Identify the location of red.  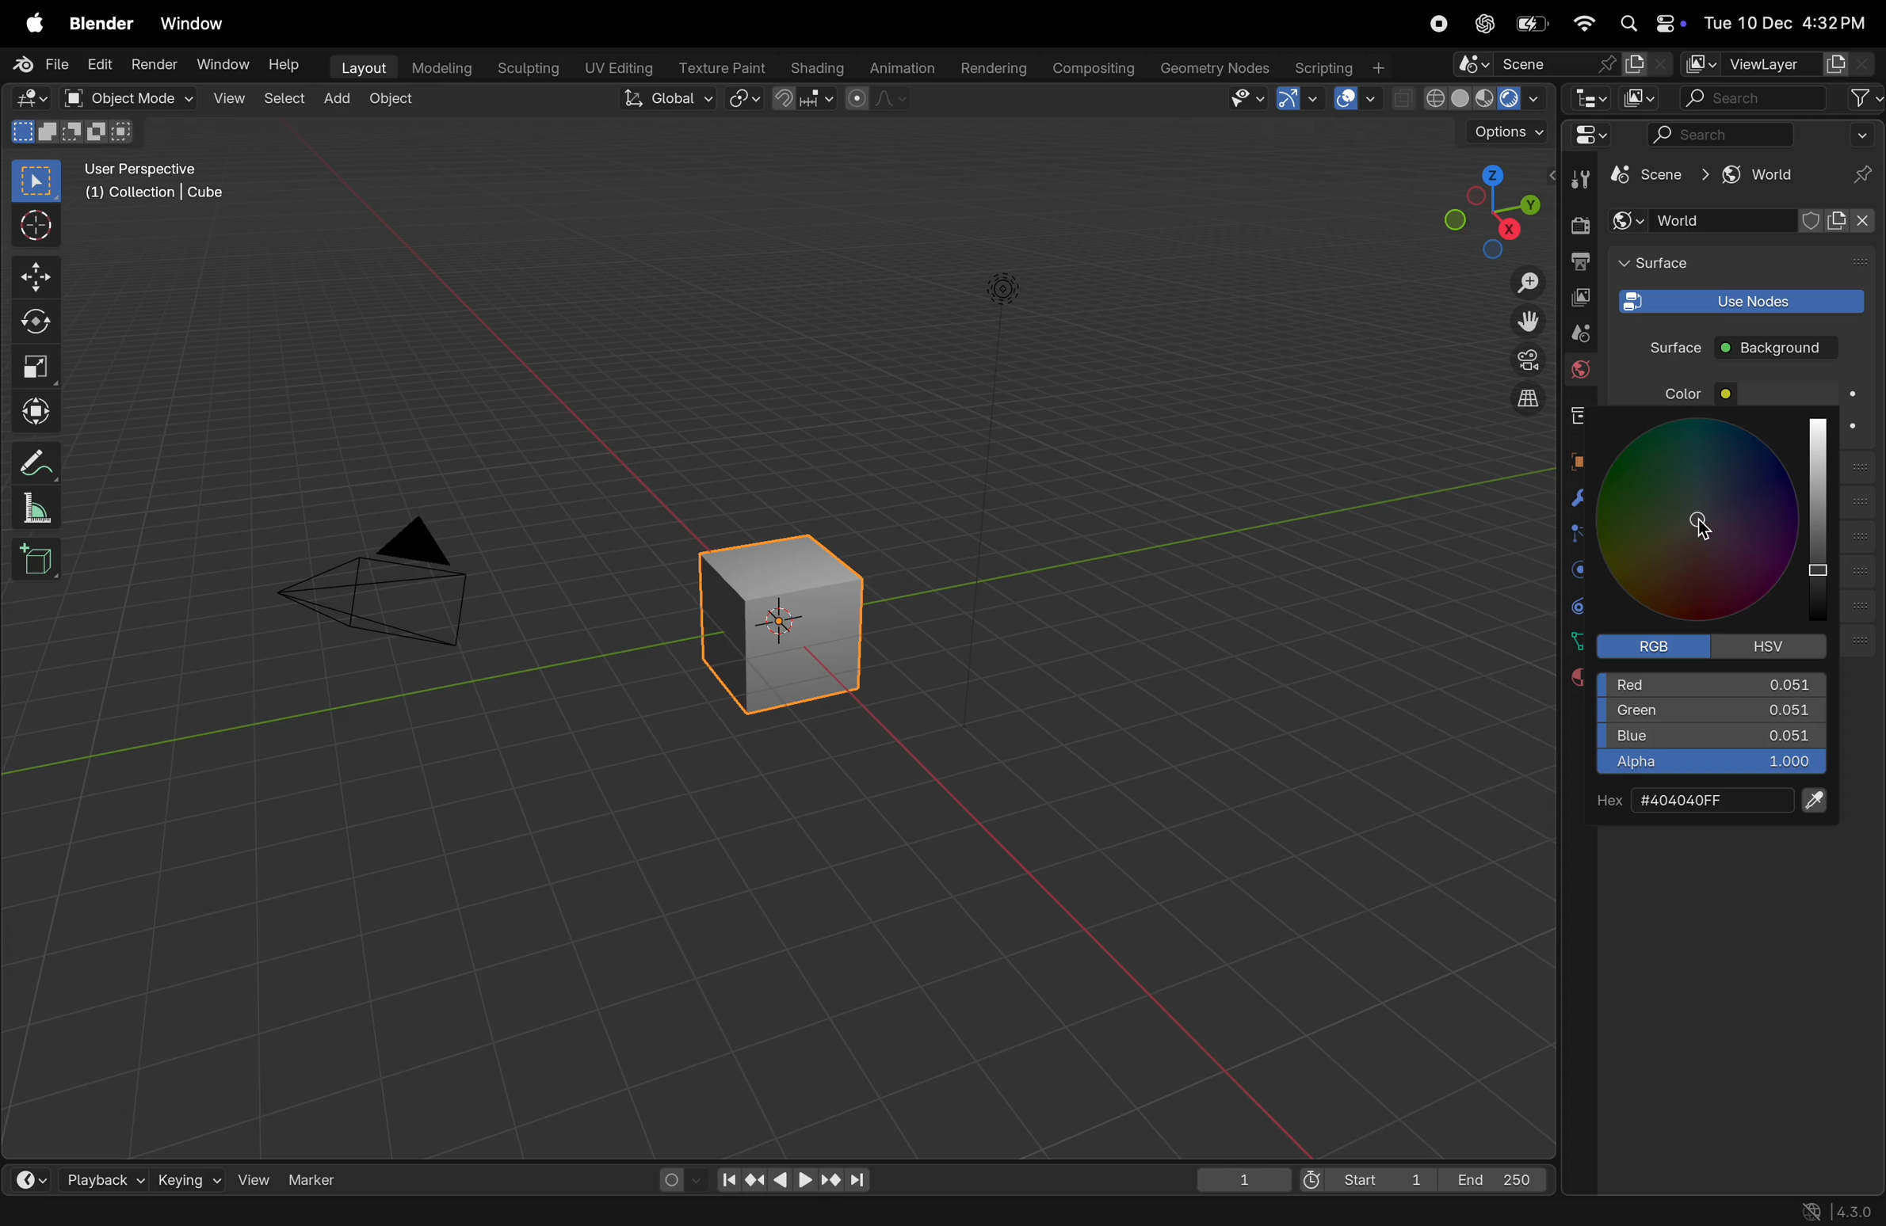
(1714, 682).